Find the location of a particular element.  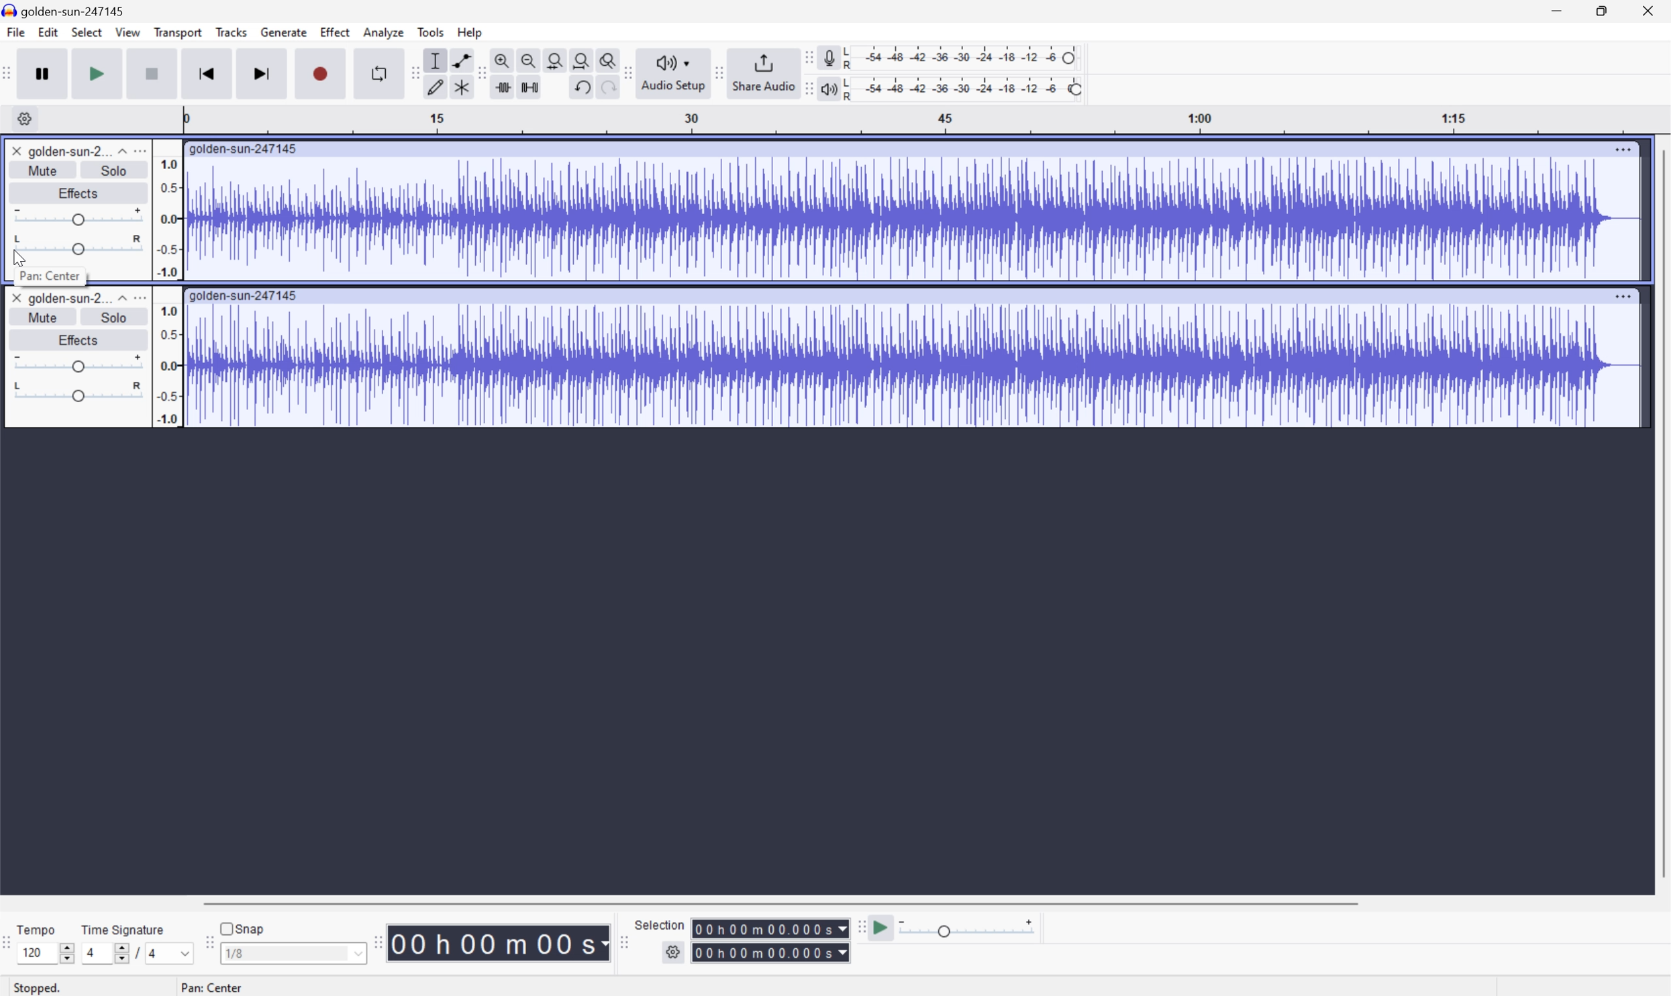

Mute is located at coordinates (41, 317).